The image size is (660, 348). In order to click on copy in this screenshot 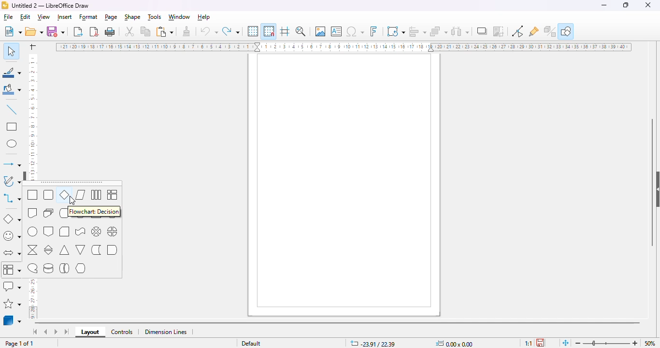, I will do `click(146, 31)`.